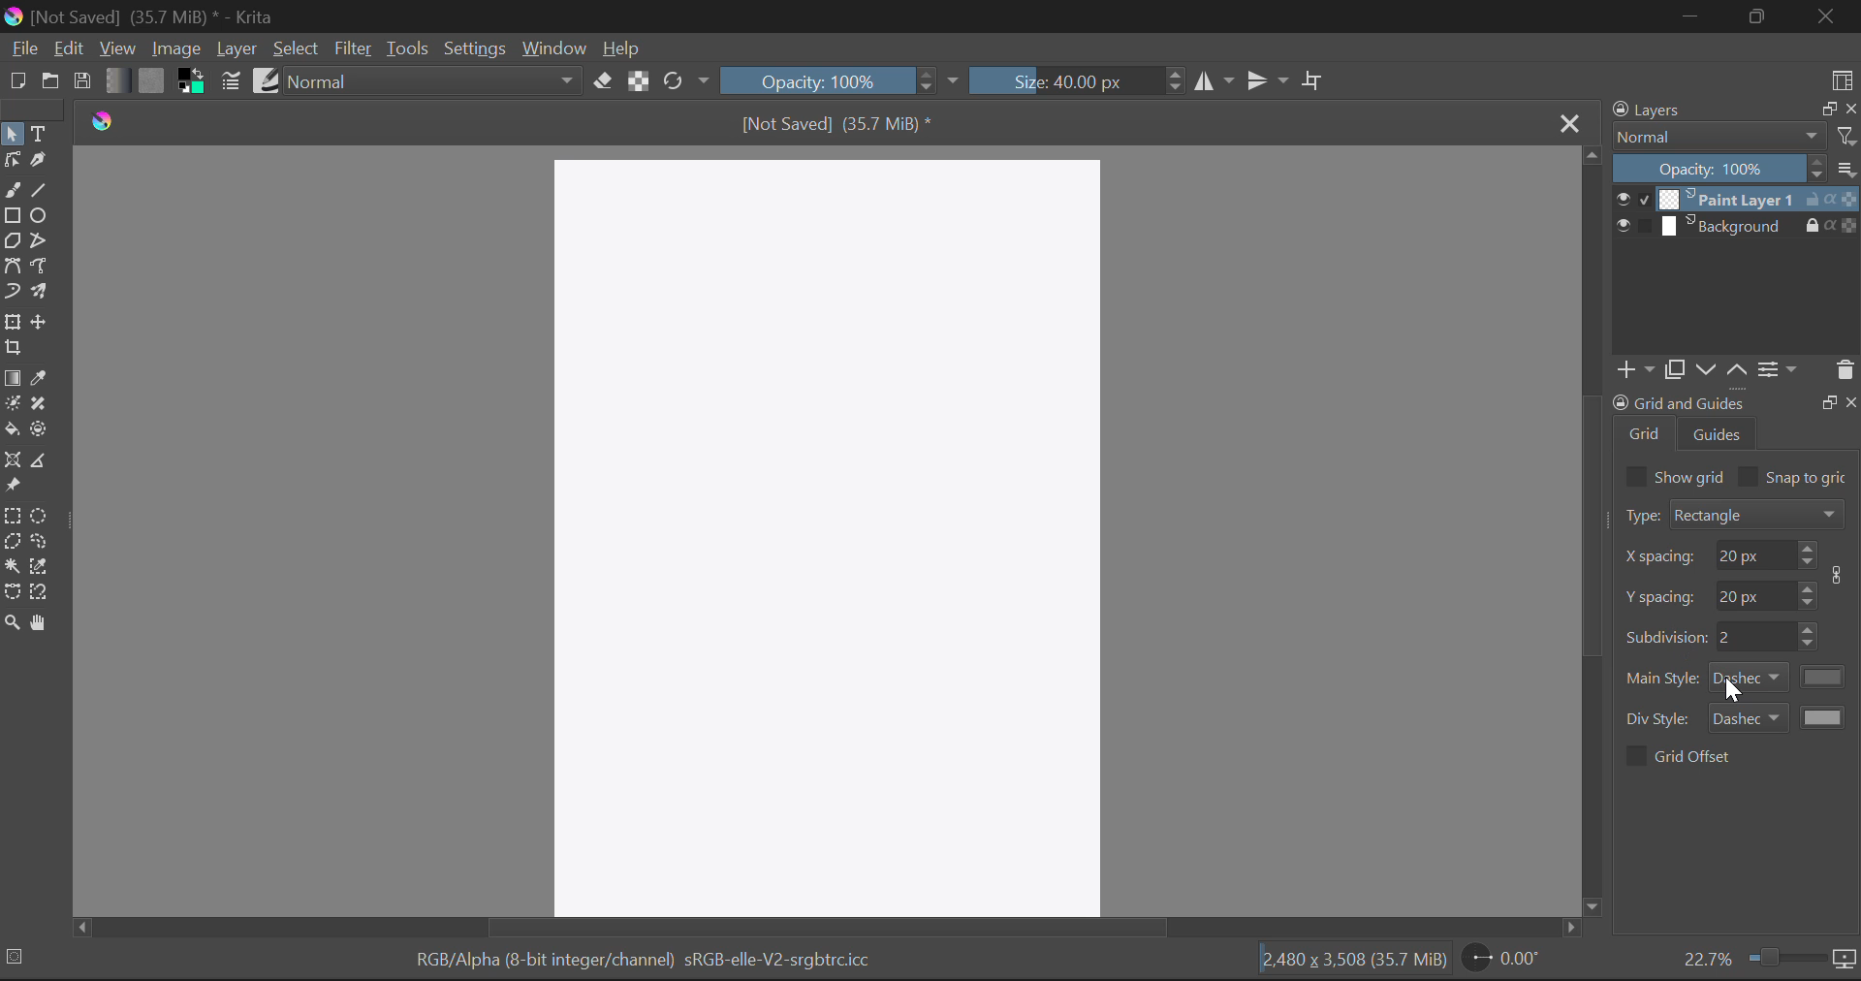 This screenshot has height=981, width=1861. Describe the element at coordinates (1733, 688) in the screenshot. I see `Cursor Position` at that location.